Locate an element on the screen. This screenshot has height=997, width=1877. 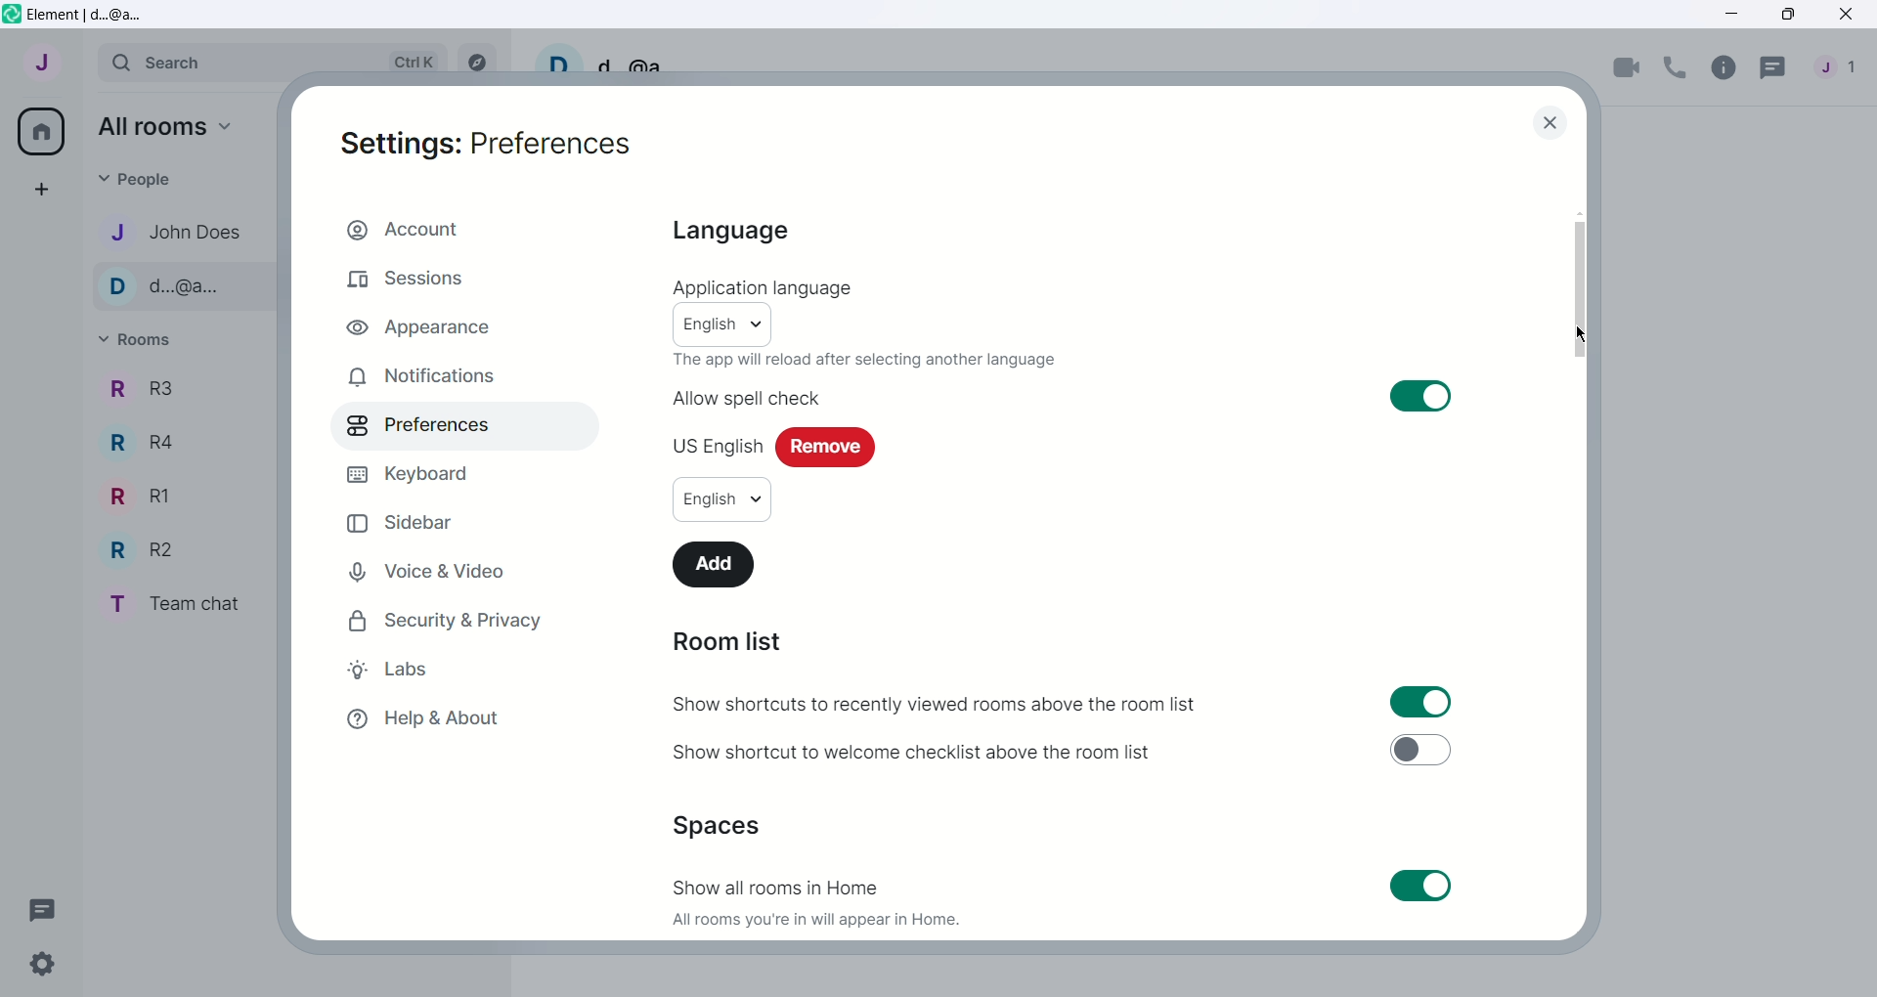
Toggle switch on for allow spell check is located at coordinates (1421, 396).